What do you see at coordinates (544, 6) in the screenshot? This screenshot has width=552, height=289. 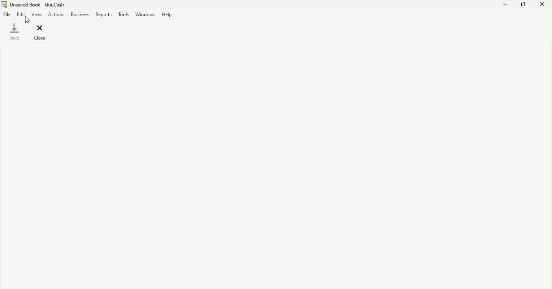 I see `Close` at bounding box center [544, 6].